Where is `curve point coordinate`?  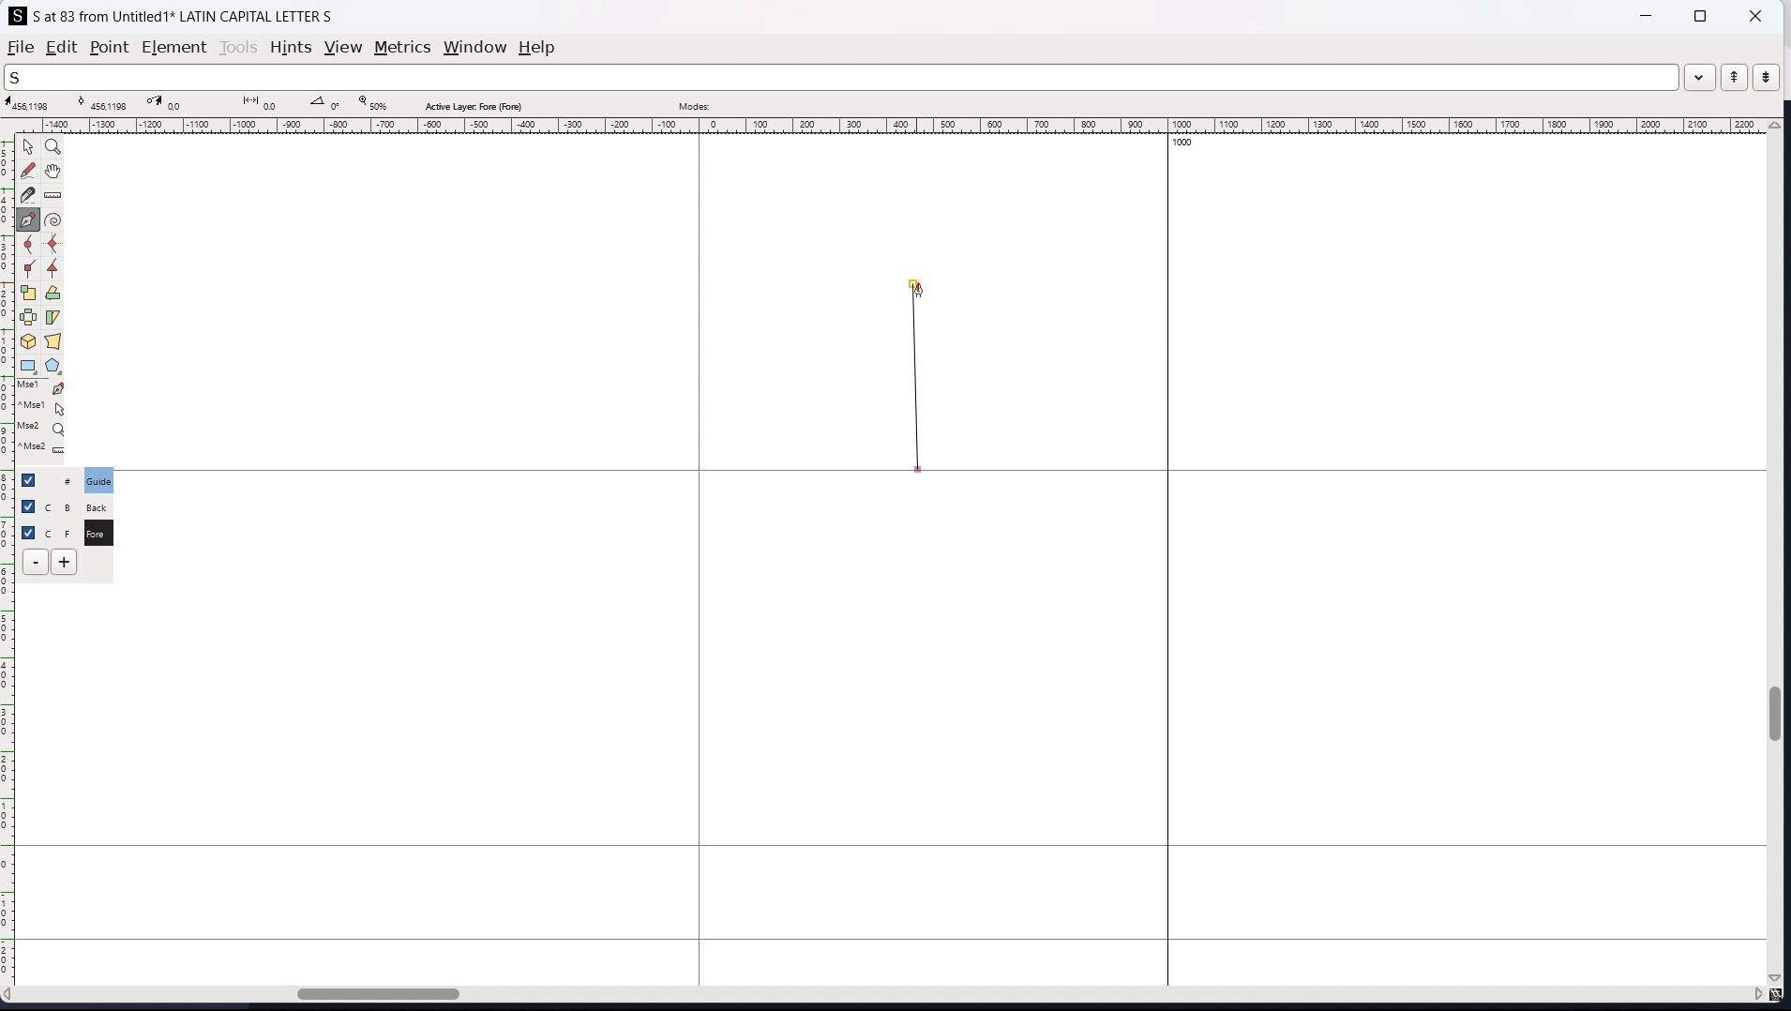 curve point coordinate is located at coordinates (106, 103).